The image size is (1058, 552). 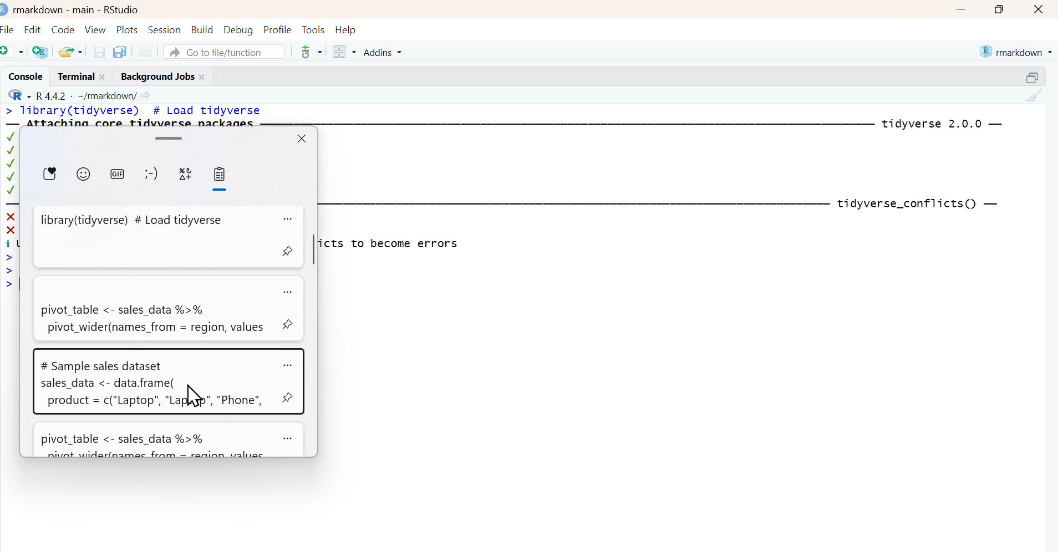 I want to click on Console, so click(x=23, y=76).